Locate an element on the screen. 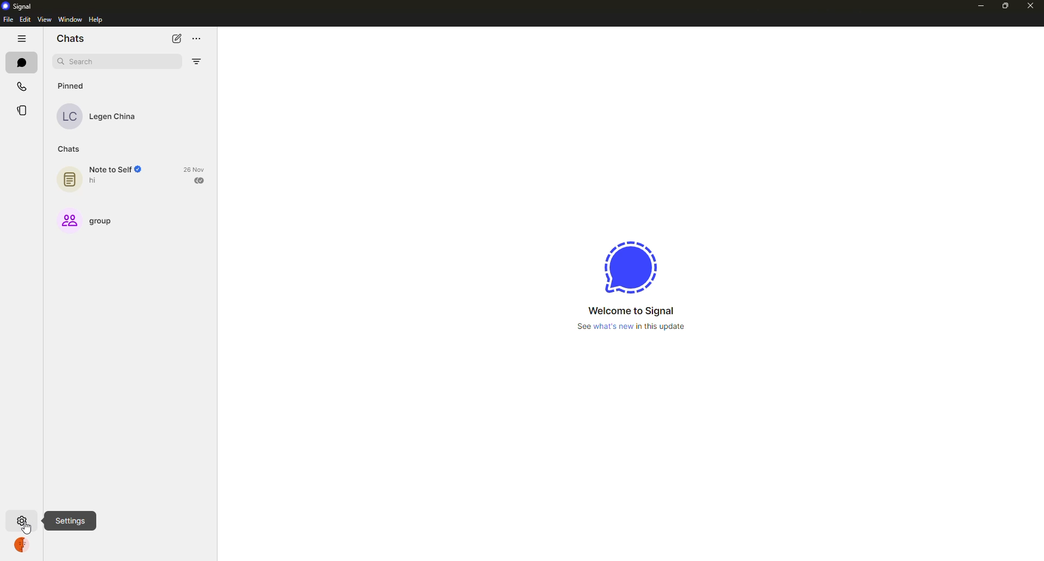  Legen China is located at coordinates (114, 117).